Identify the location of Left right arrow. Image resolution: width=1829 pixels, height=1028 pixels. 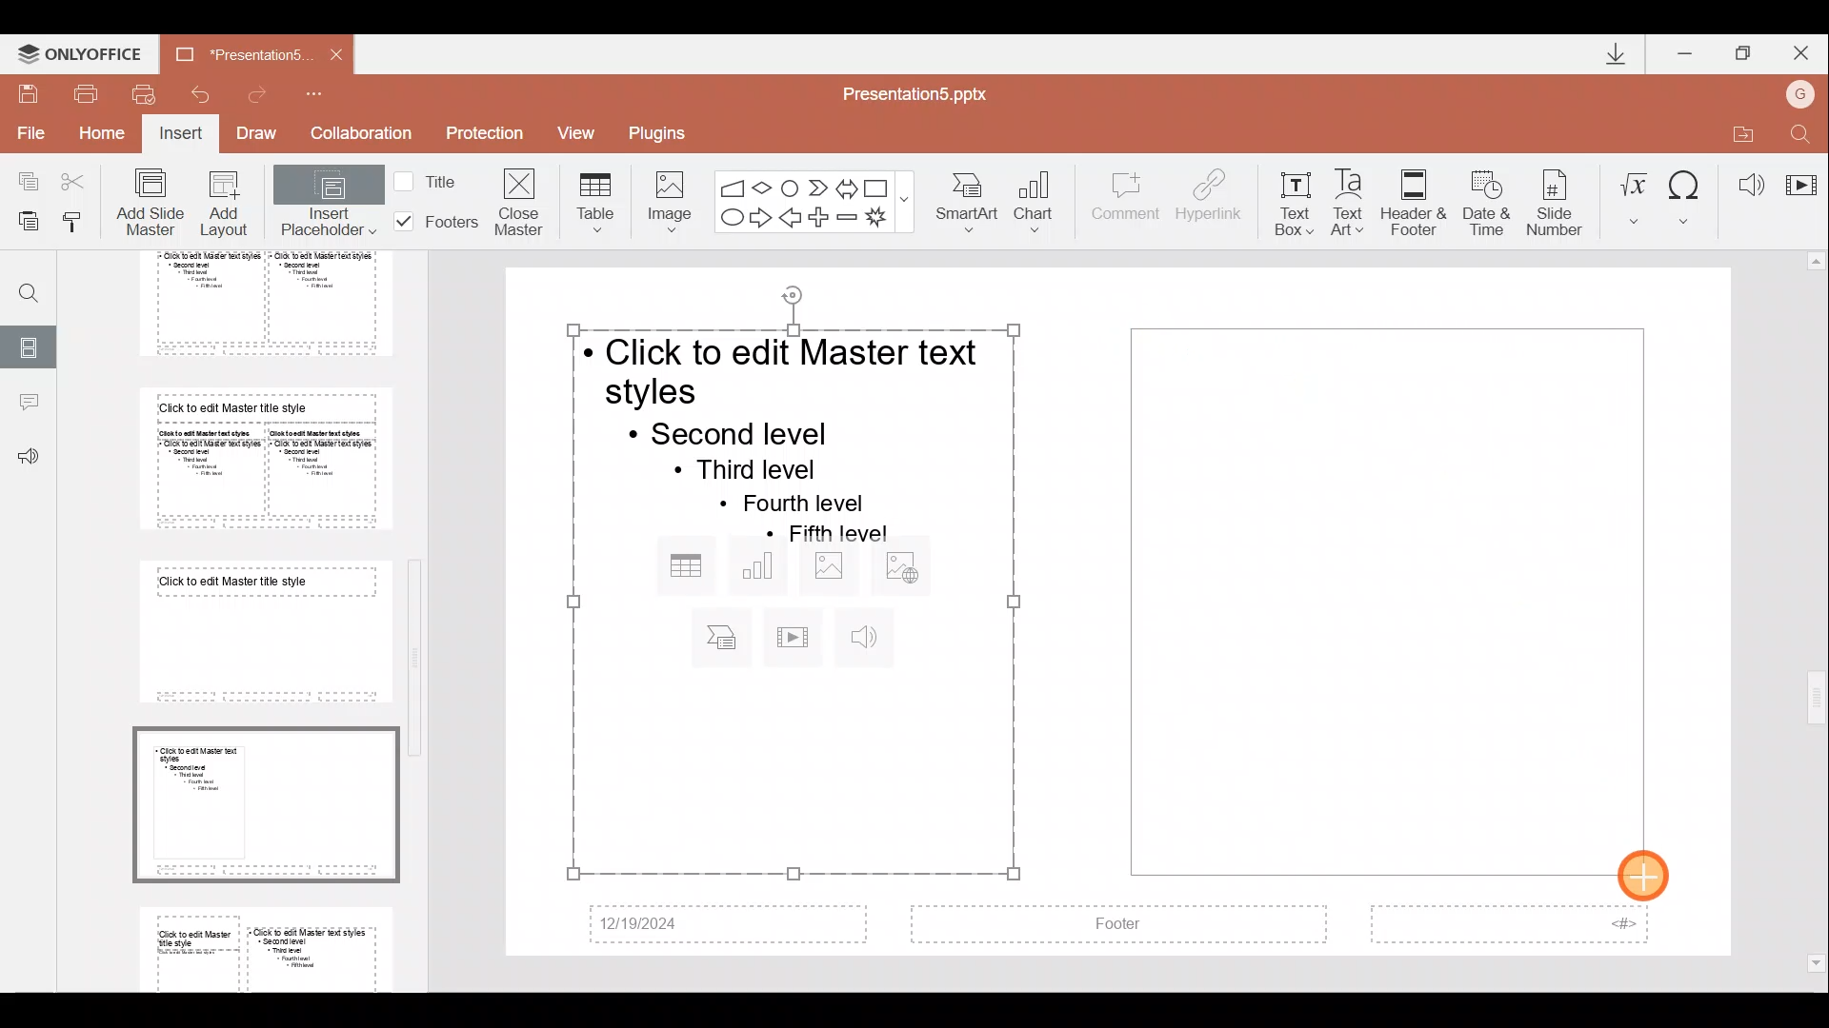
(846, 185).